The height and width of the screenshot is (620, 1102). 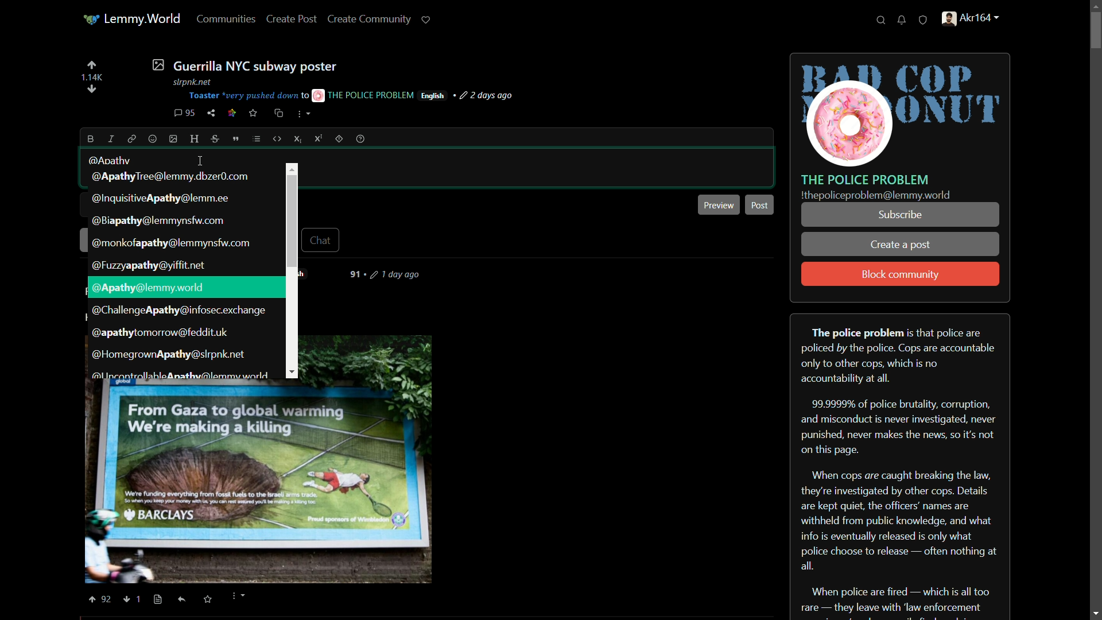 I want to click on emoji, so click(x=153, y=139).